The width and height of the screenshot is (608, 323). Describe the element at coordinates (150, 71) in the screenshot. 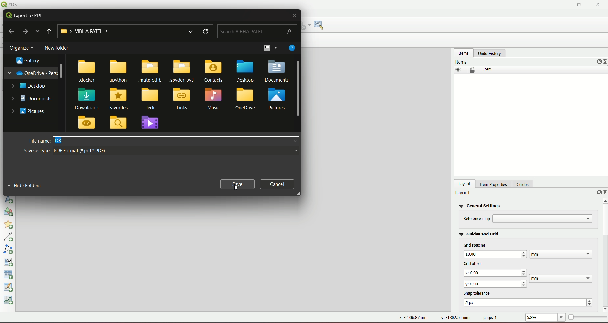

I see `.matplotlib` at that location.